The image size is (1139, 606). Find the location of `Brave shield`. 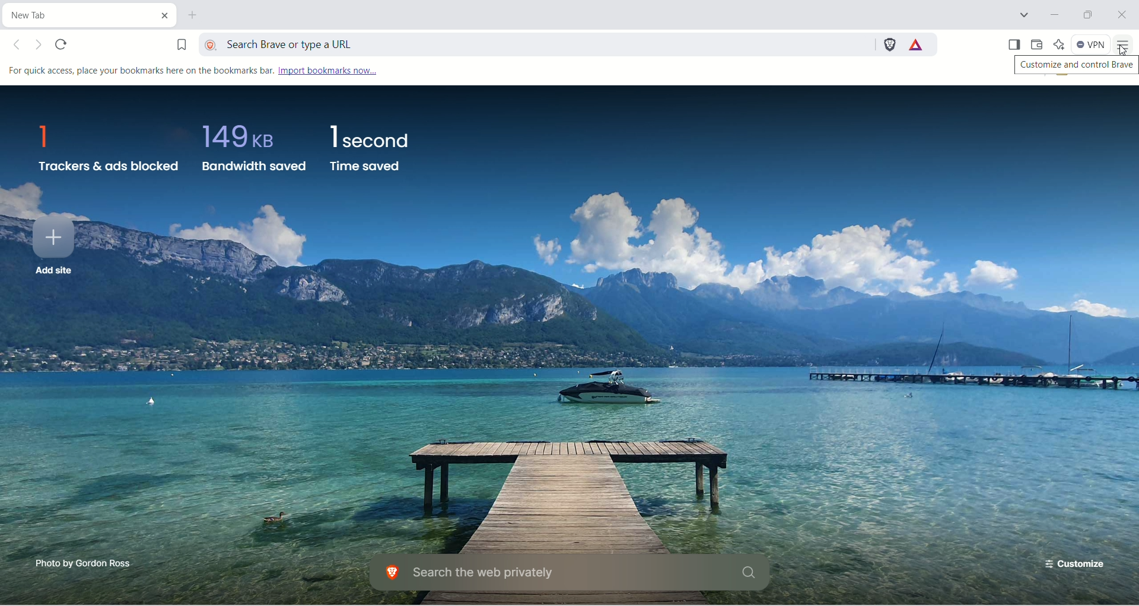

Brave shield is located at coordinates (889, 44).